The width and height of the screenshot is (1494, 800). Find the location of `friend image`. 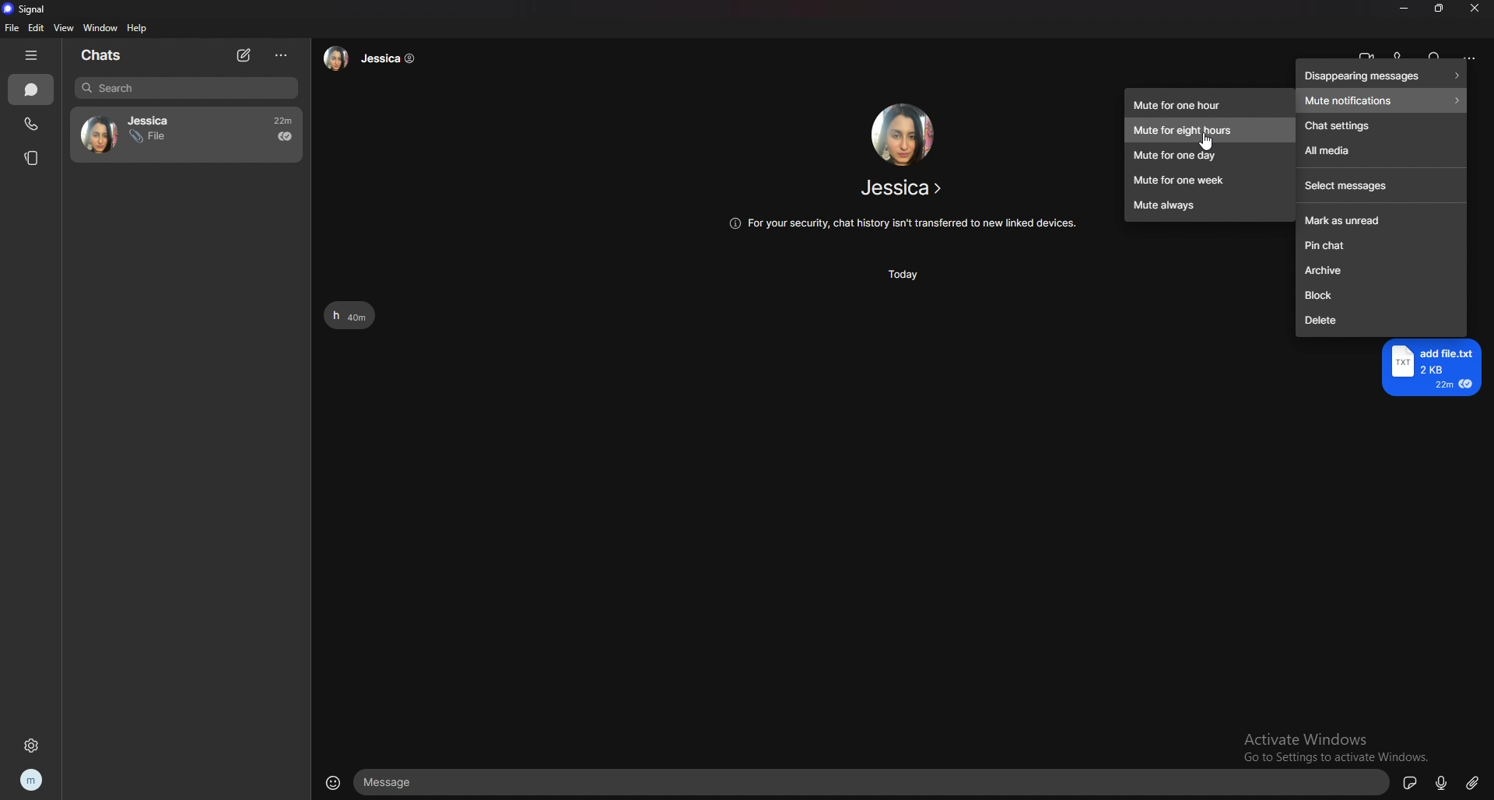

friend image is located at coordinates (901, 133).